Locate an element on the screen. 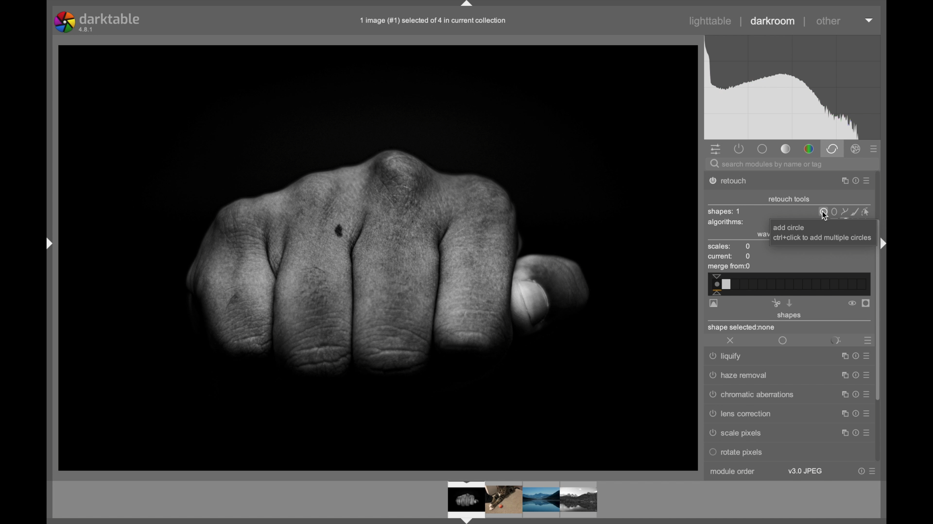 Image resolution: width=933 pixels, height=524 pixels. merge from: 0 is located at coordinates (729, 267).